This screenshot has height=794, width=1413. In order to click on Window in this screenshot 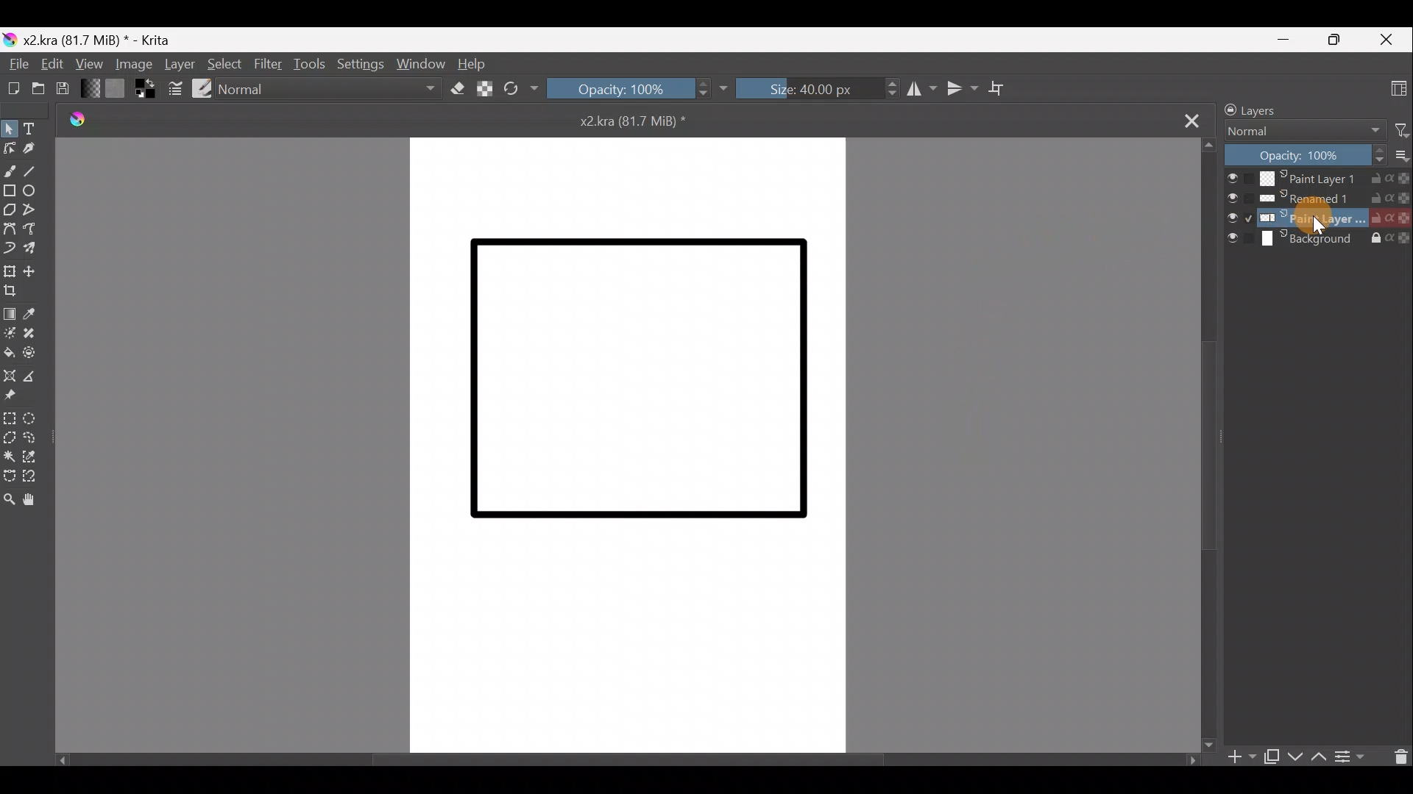, I will do `click(421, 65)`.